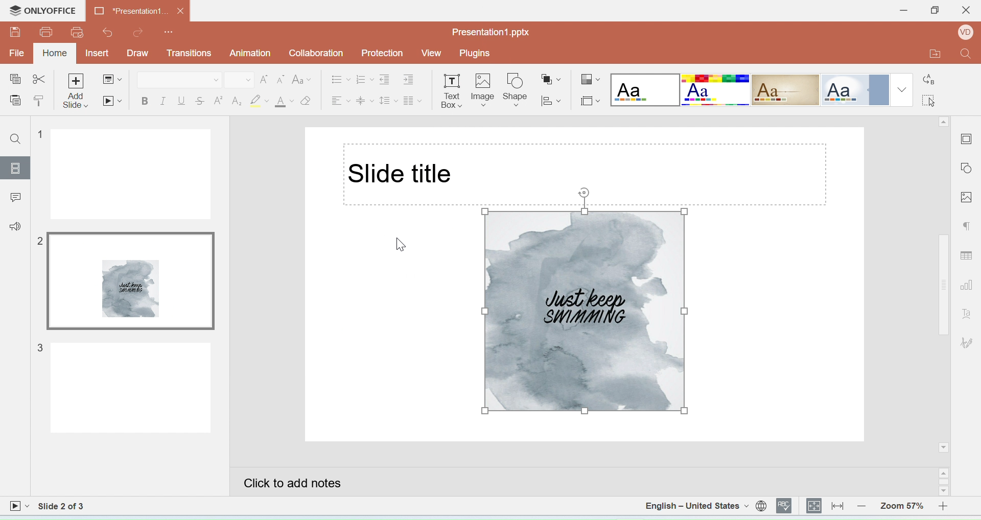 This screenshot has width=981, height=520. Describe the element at coordinates (930, 76) in the screenshot. I see `Replace` at that location.